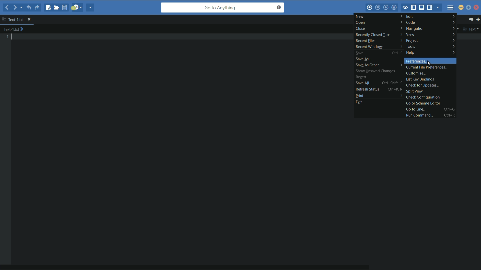  What do you see at coordinates (377, 96) in the screenshot?
I see `print` at bounding box center [377, 96].